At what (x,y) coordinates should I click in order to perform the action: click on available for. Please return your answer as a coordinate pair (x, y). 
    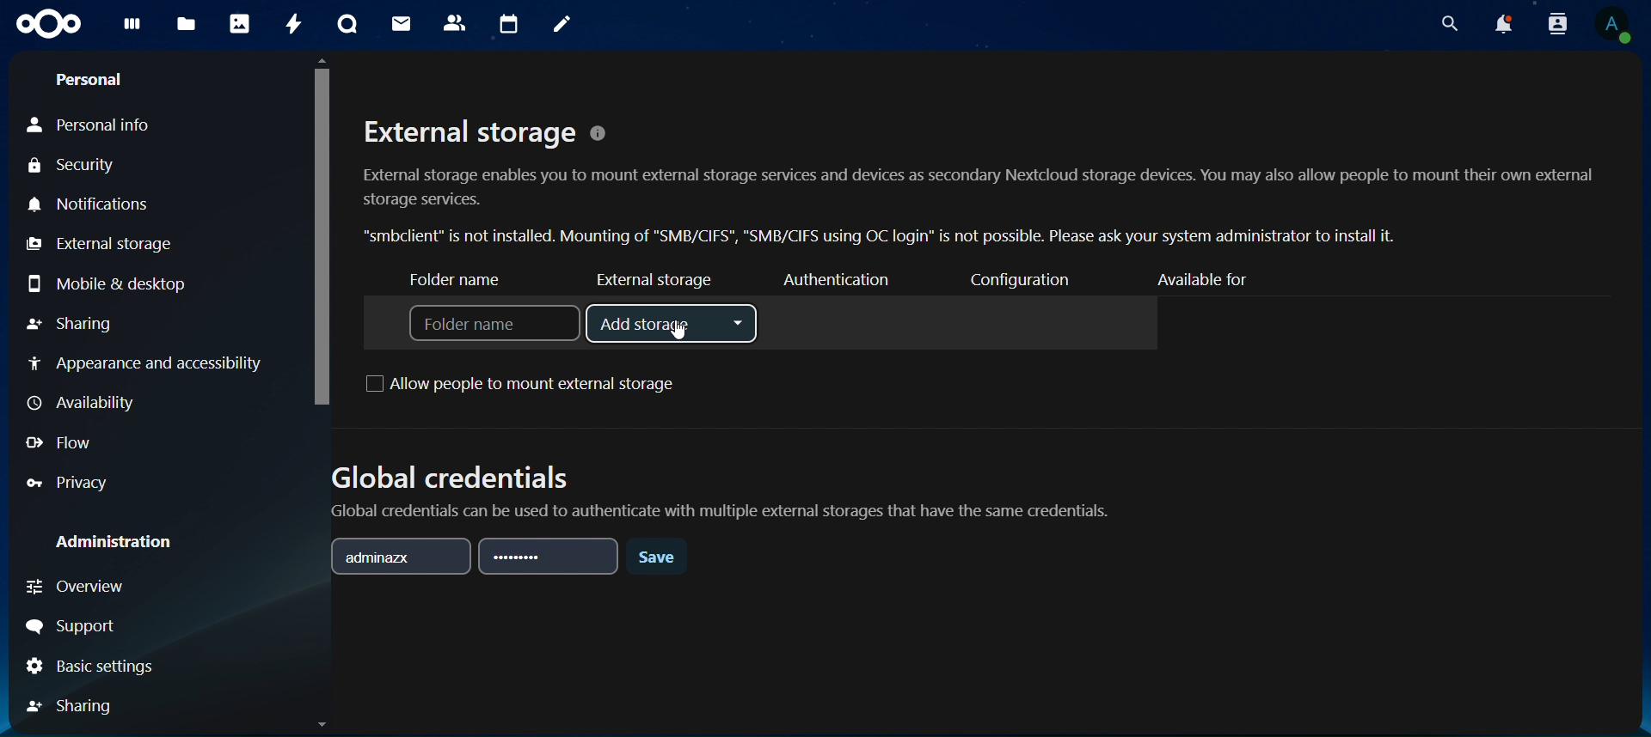
    Looking at the image, I should click on (1211, 278).